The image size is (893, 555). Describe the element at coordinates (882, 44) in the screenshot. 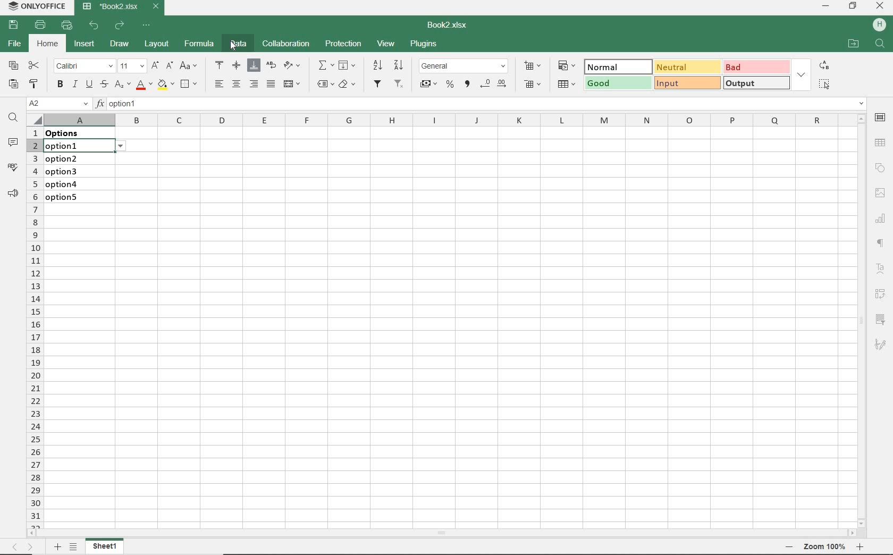

I see `FIND` at that location.